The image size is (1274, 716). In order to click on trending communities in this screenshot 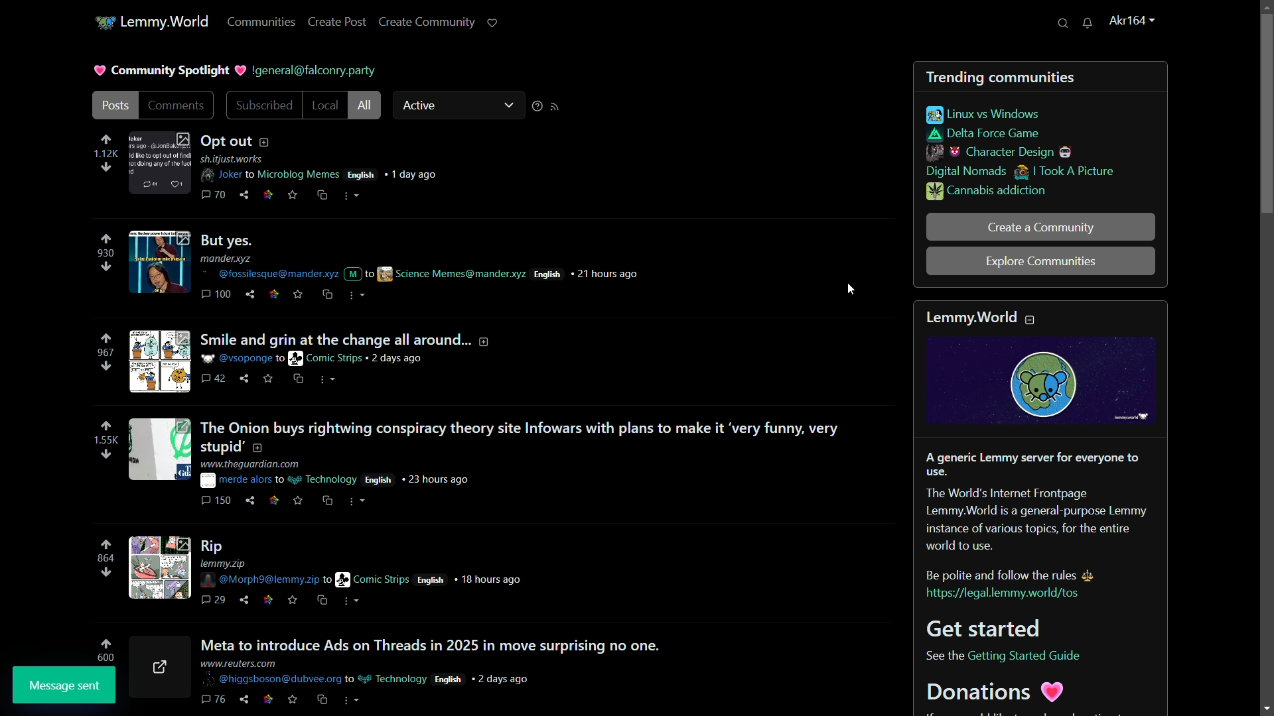, I will do `click(1001, 79)`.